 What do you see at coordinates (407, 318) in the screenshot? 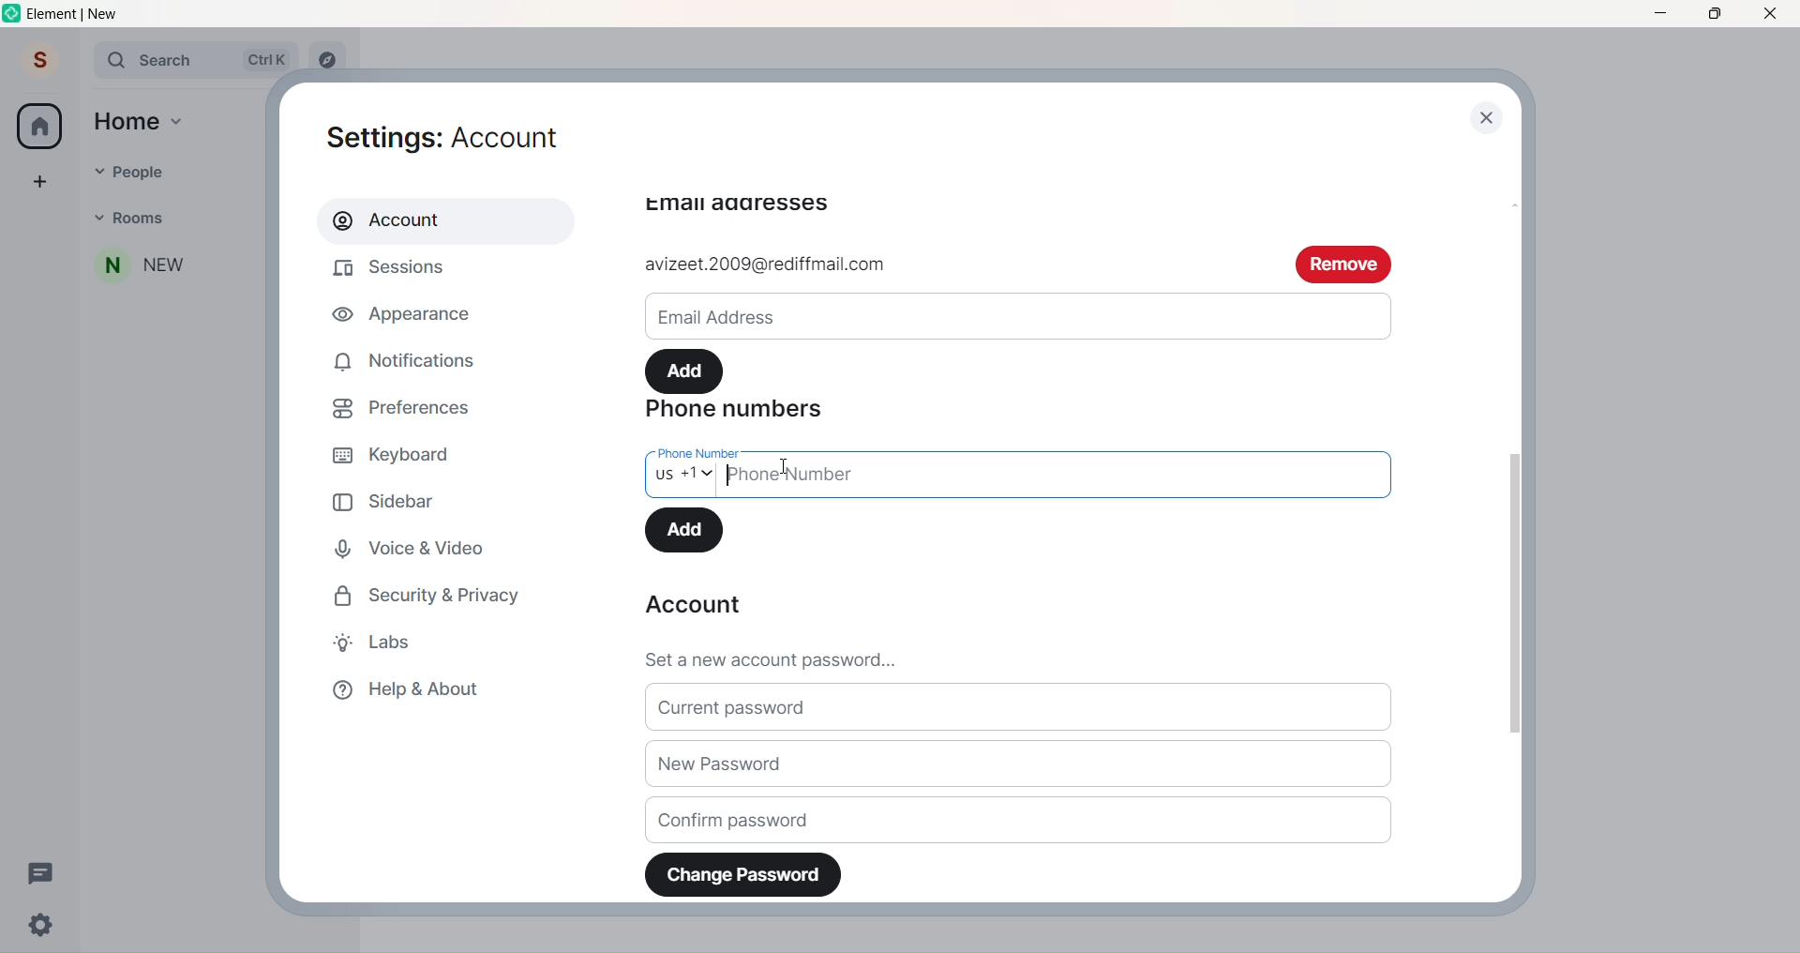
I see `Appearance` at bounding box center [407, 318].